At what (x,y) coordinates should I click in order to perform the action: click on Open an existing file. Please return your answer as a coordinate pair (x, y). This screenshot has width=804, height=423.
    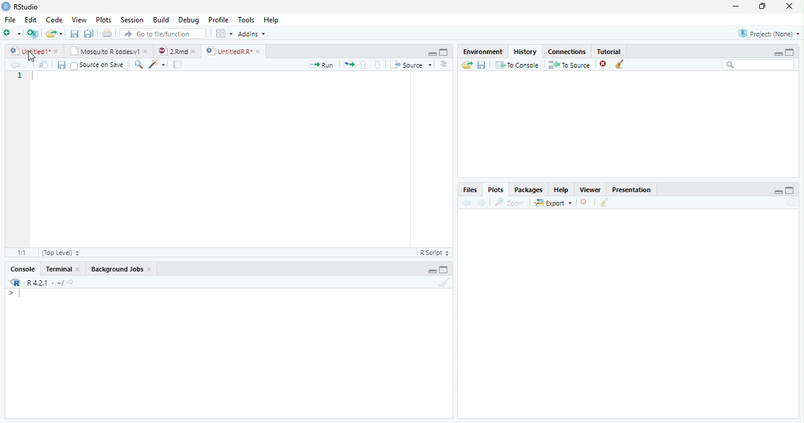
    Looking at the image, I should click on (56, 35).